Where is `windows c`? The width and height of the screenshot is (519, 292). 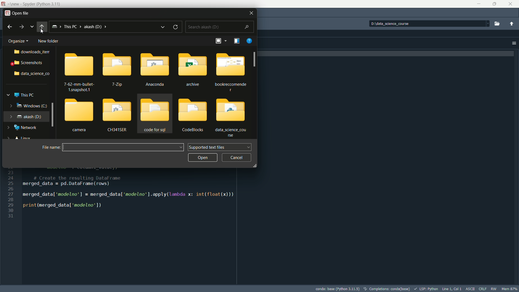 windows c is located at coordinates (32, 106).